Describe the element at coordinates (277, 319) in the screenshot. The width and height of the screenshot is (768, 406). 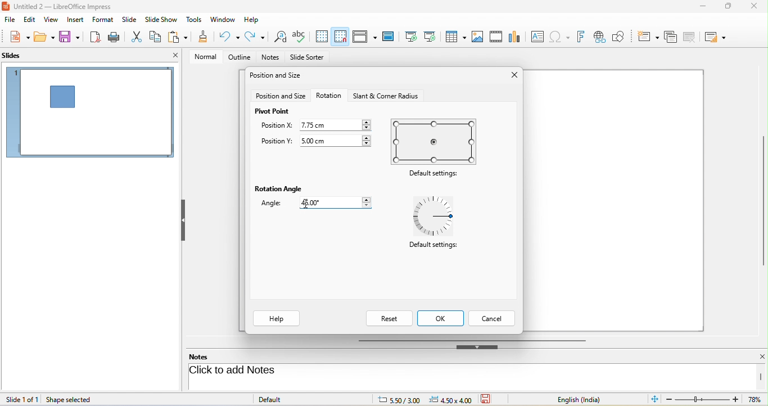
I see `help` at that location.